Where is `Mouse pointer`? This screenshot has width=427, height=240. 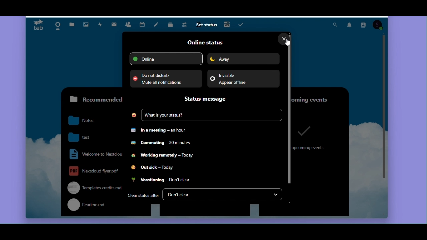
Mouse pointer is located at coordinates (289, 43).